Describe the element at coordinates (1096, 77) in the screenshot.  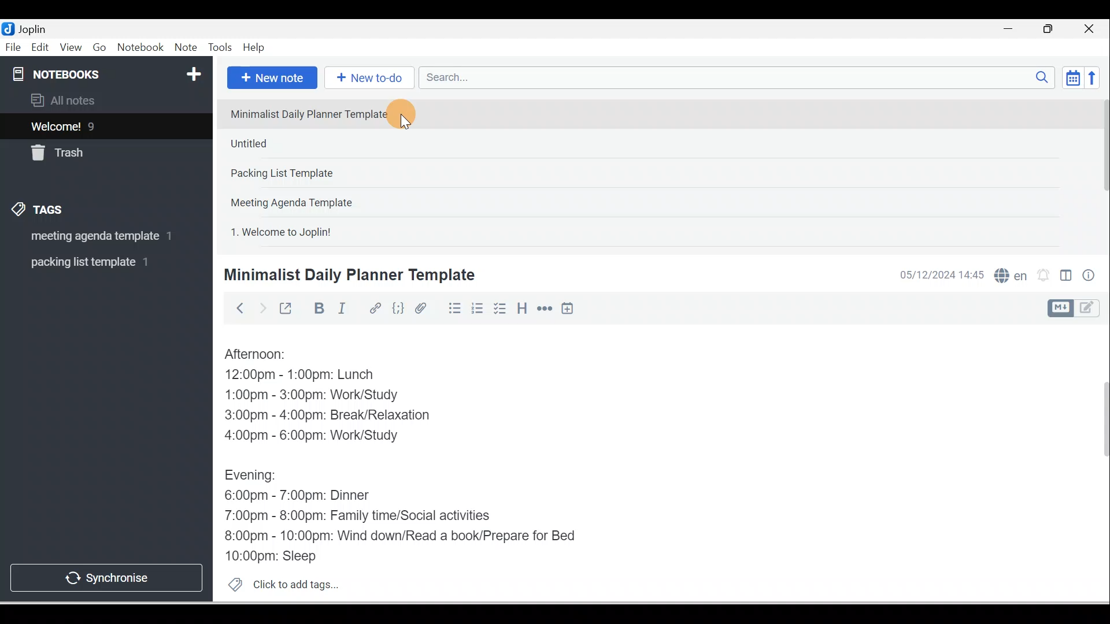
I see `Reverse sort` at that location.